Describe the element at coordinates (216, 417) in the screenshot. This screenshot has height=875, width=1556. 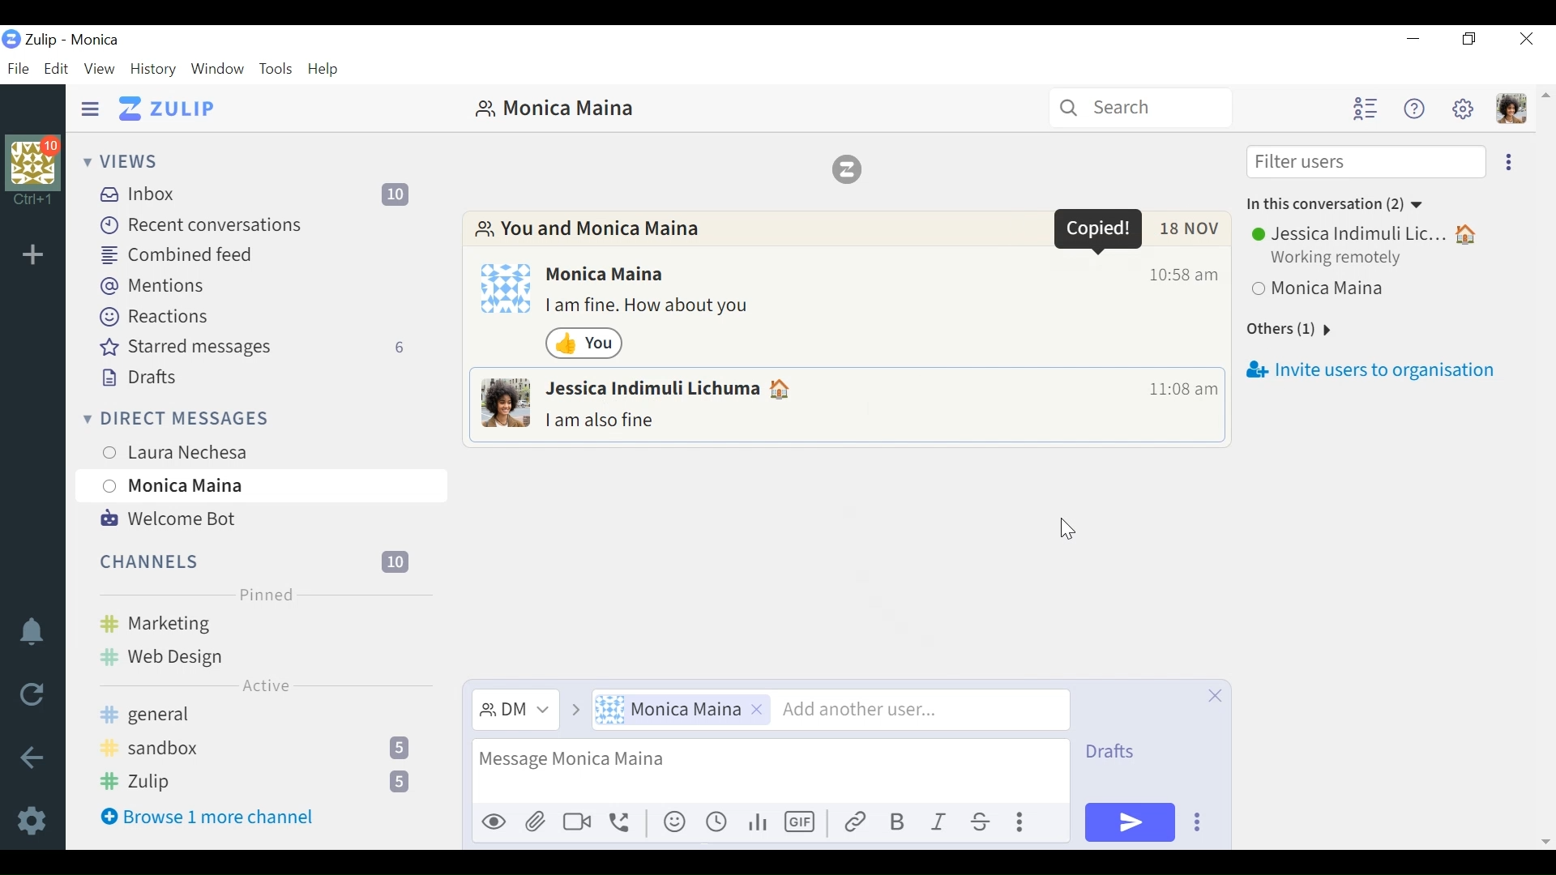
I see `Direct messages` at that location.